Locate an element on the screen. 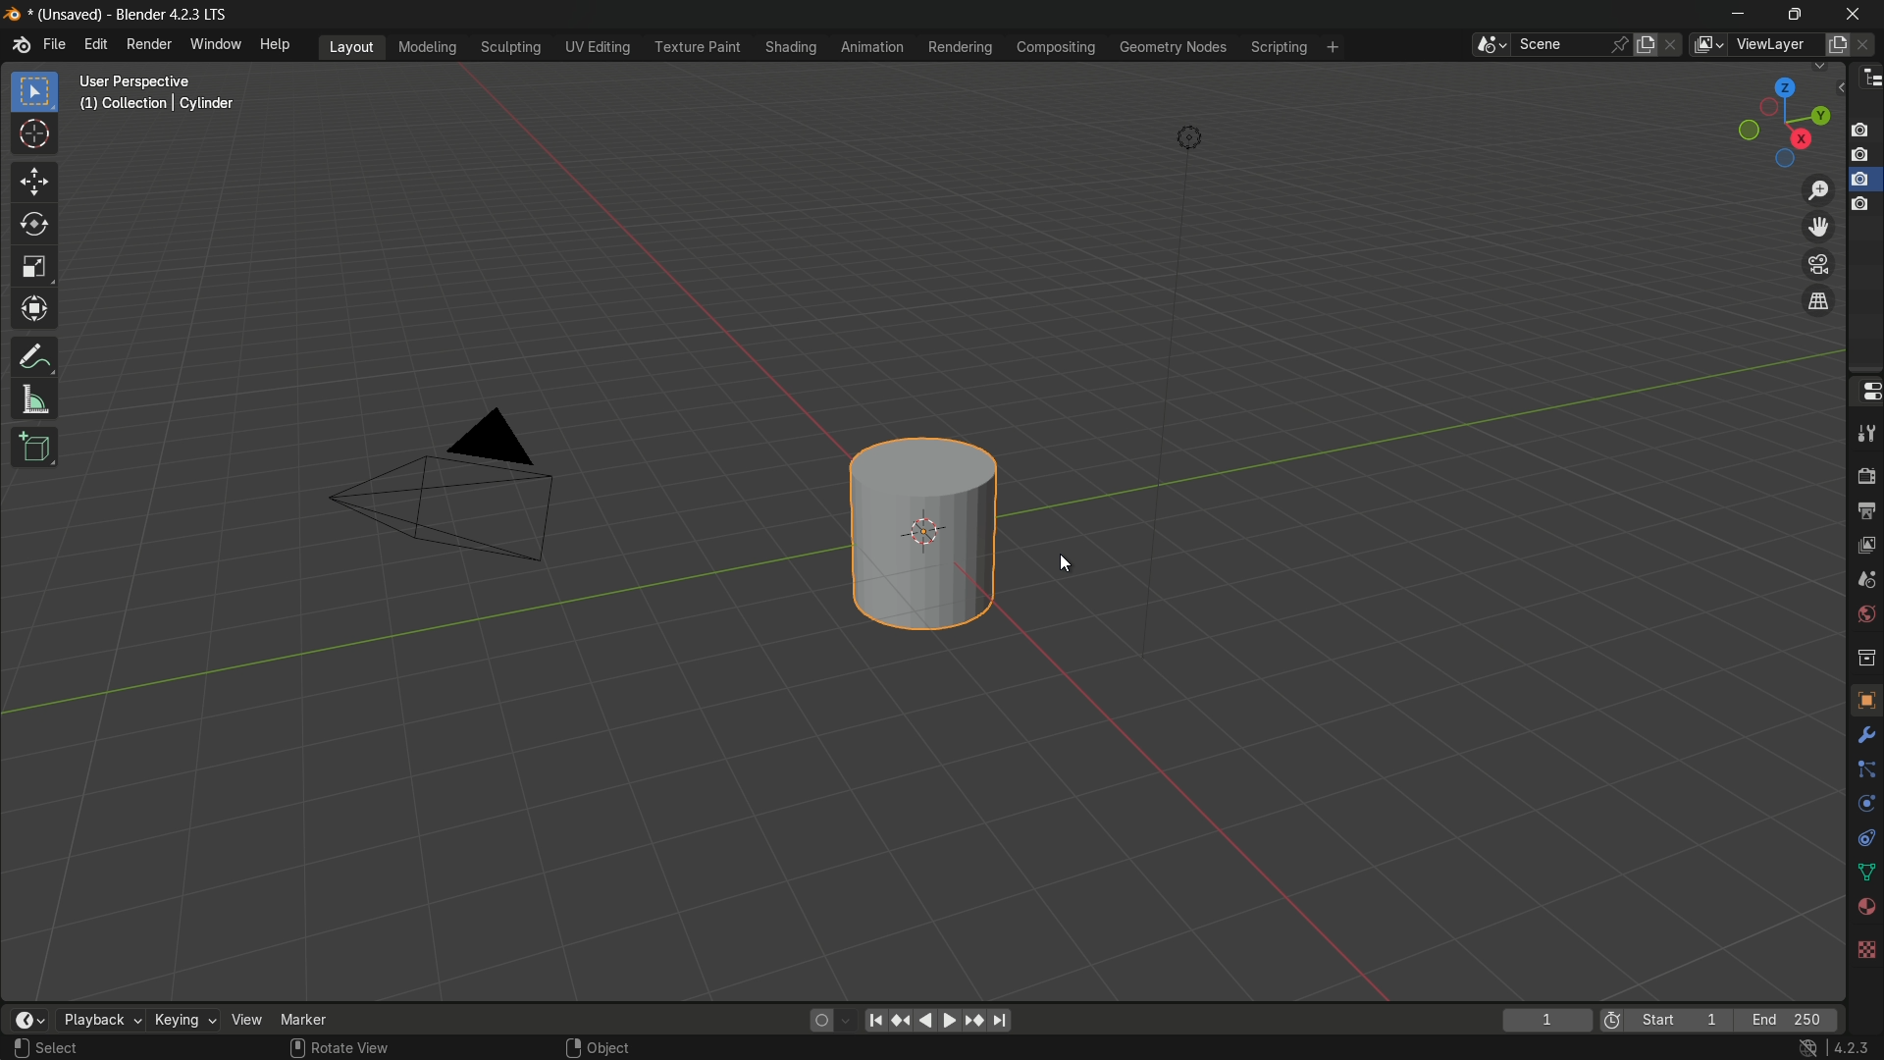 The height and width of the screenshot is (1060, 1884). jump to endpoint is located at coordinates (1002, 1021).